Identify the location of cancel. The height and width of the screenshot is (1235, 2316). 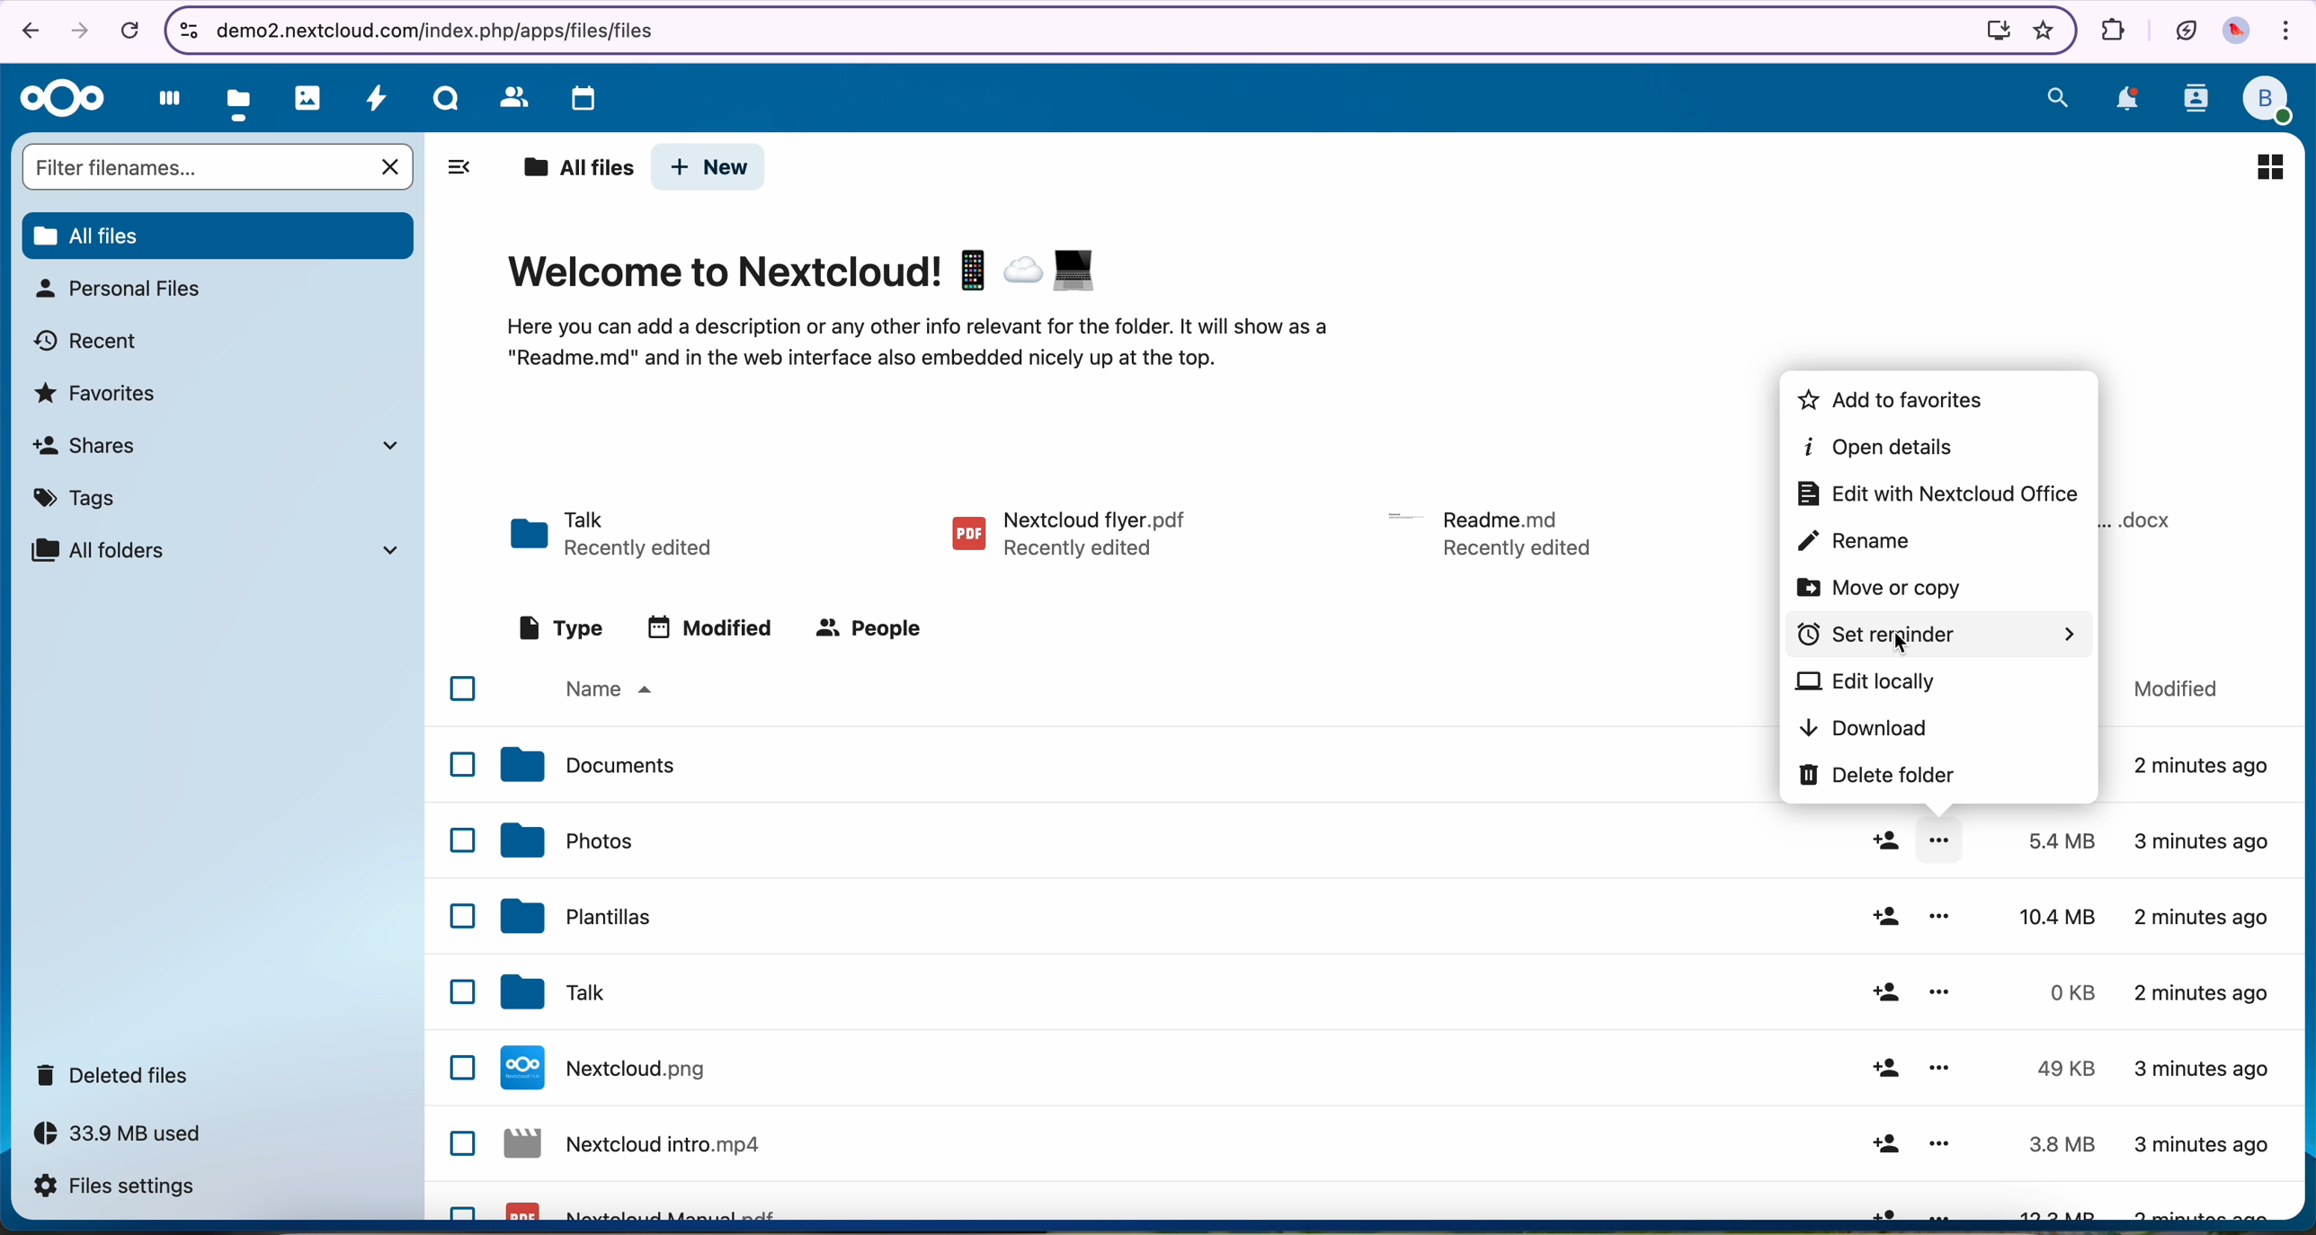
(129, 31).